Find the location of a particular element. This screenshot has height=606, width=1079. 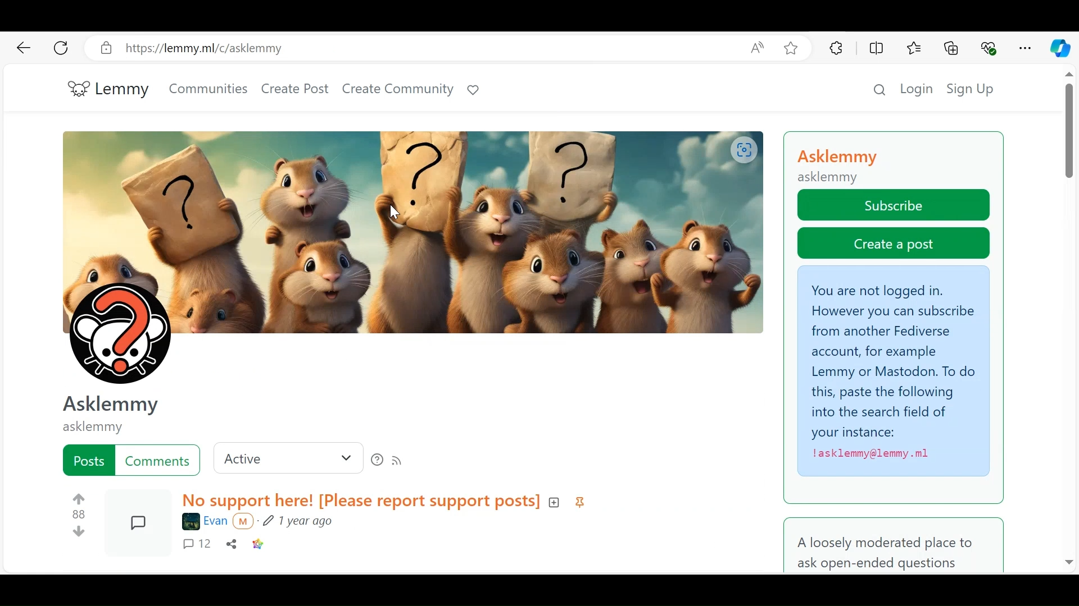

Favorites is located at coordinates (915, 49).